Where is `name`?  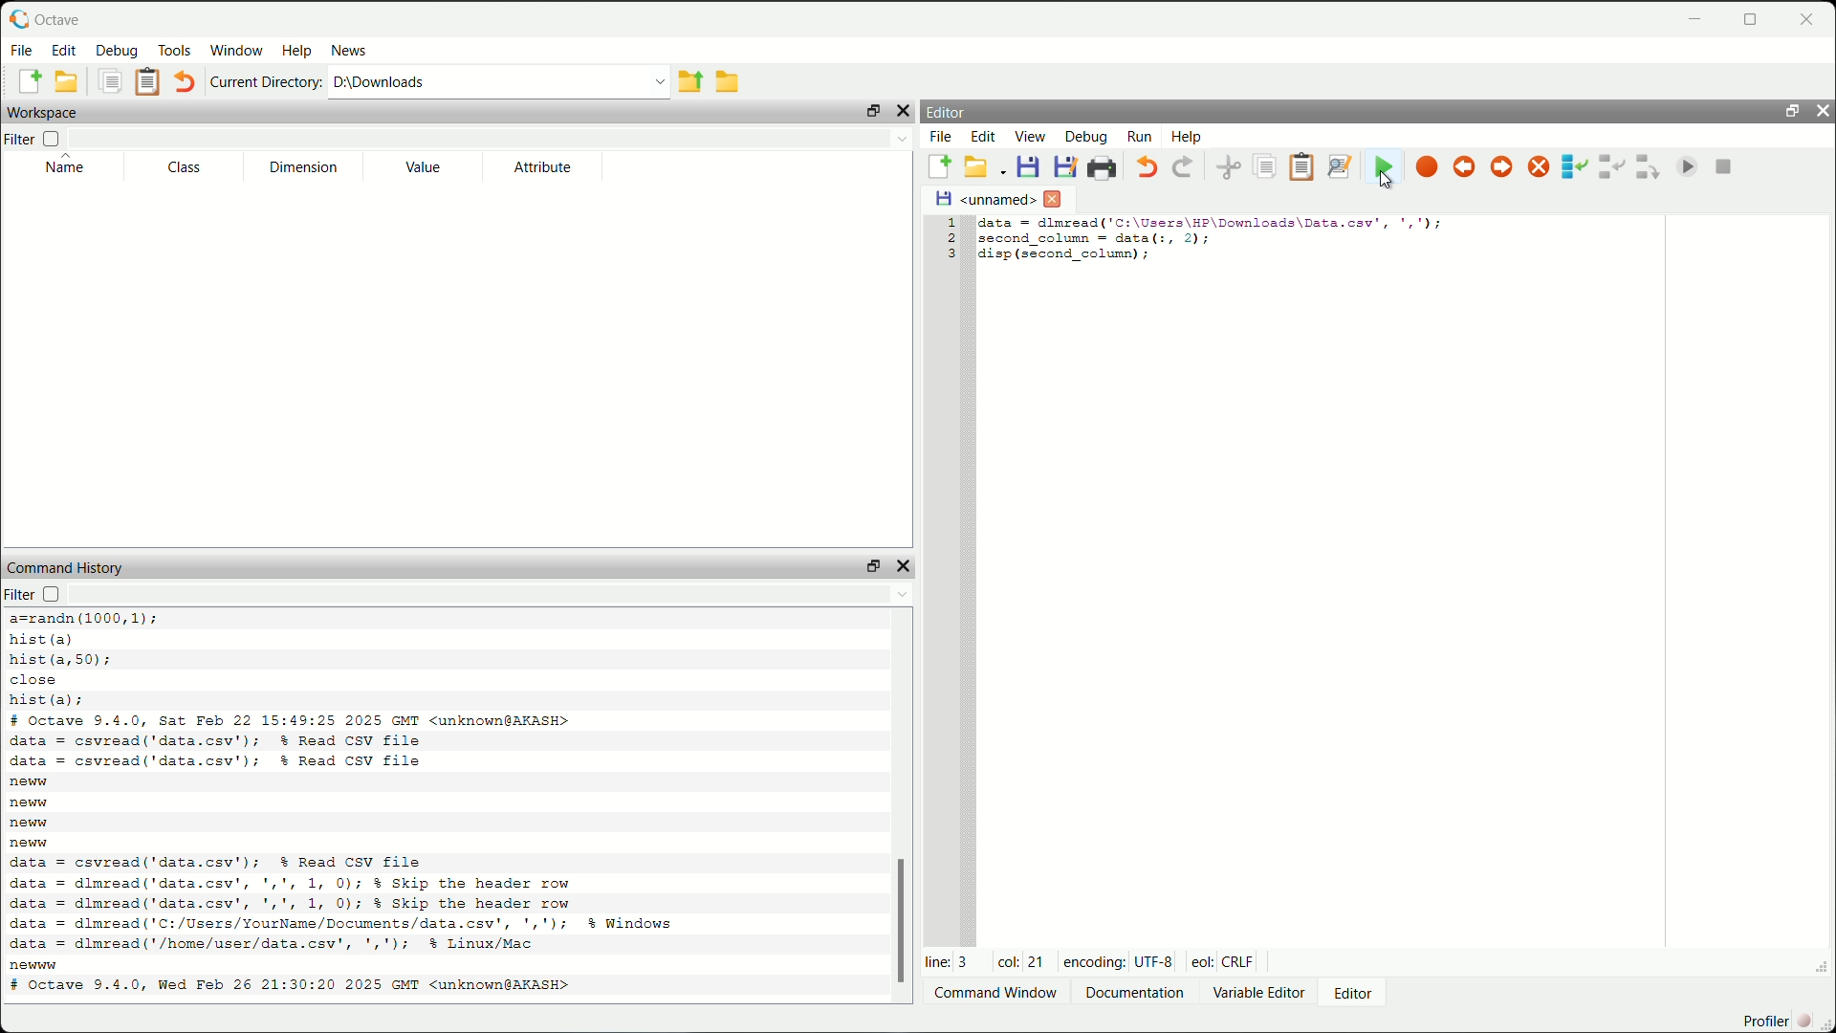 name is located at coordinates (69, 169).